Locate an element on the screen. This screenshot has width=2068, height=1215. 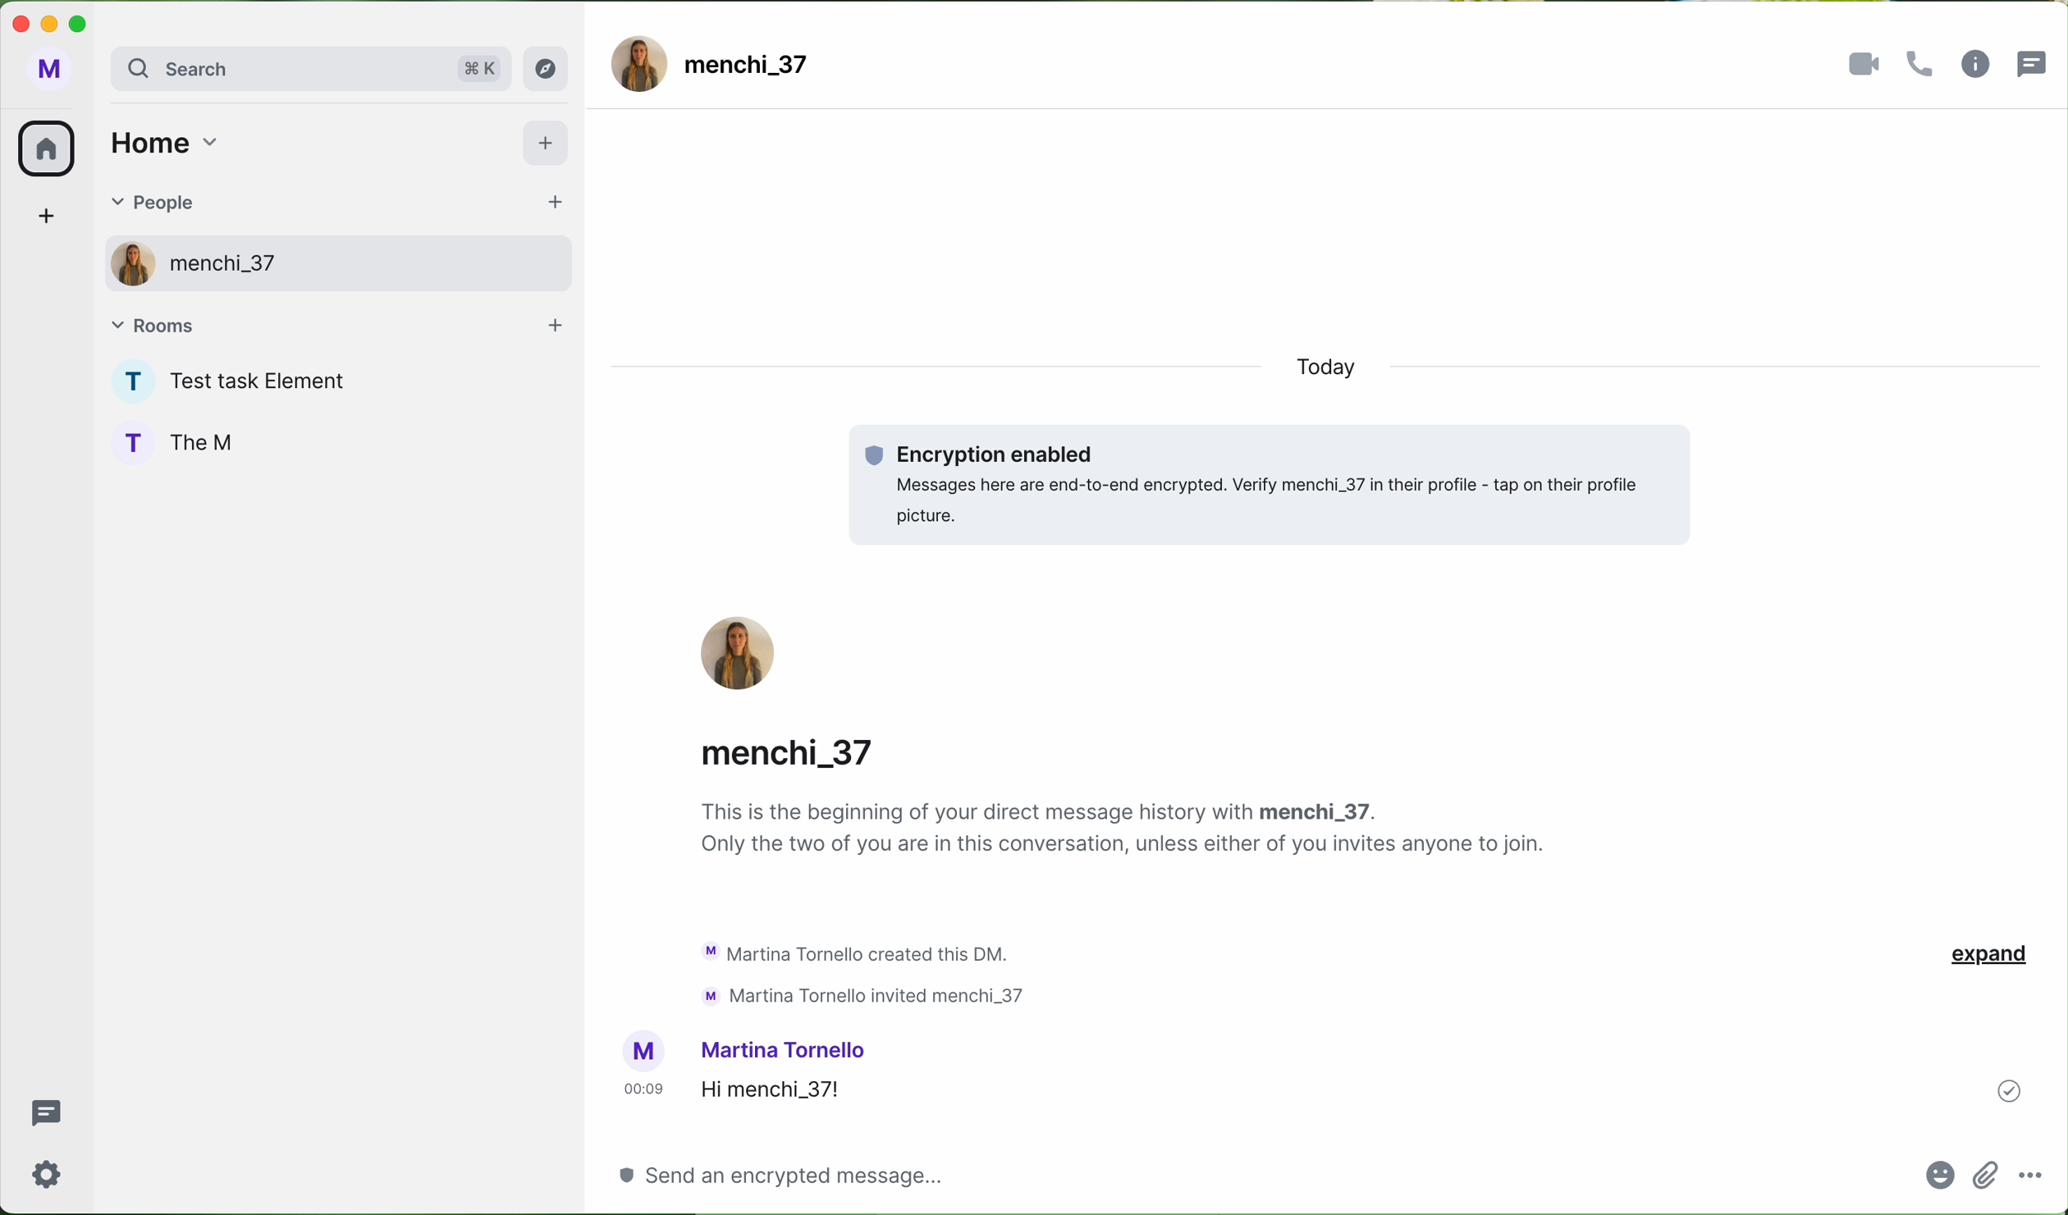
close  is located at coordinates (18, 21).